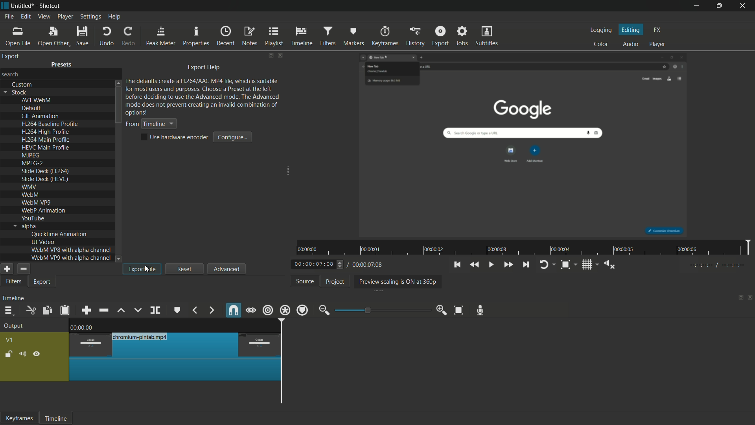 Image resolution: width=755 pixels, height=425 pixels. What do you see at coordinates (481, 311) in the screenshot?
I see `record audio` at bounding box center [481, 311].